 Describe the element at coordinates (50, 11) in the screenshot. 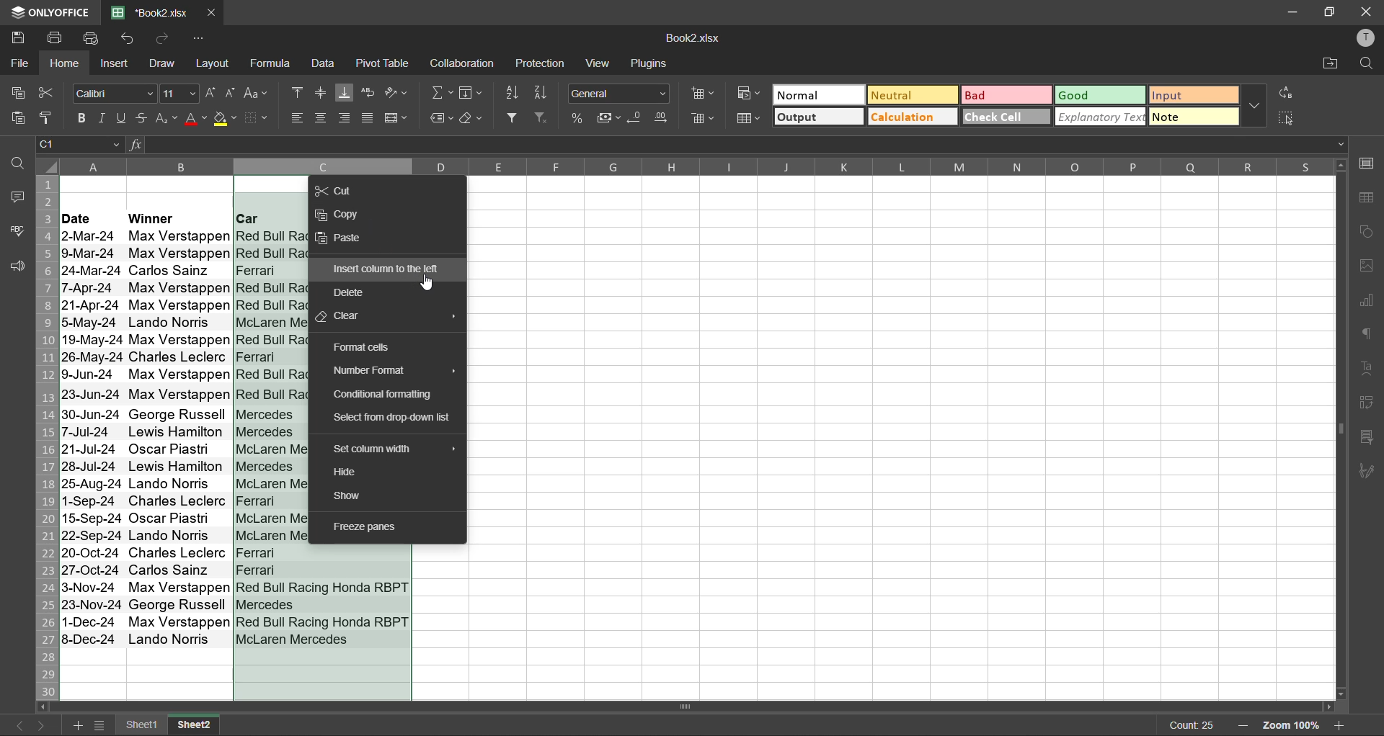

I see `ONLYOFFICE` at that location.